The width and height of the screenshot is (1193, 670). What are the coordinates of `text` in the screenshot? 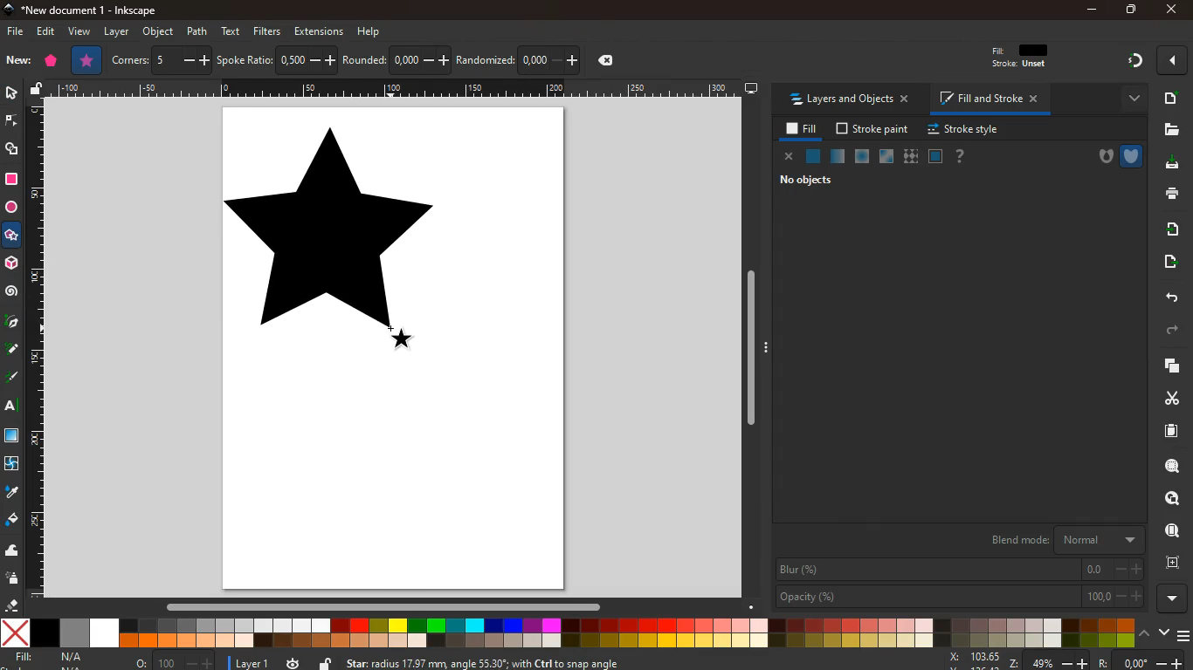 It's located at (12, 405).